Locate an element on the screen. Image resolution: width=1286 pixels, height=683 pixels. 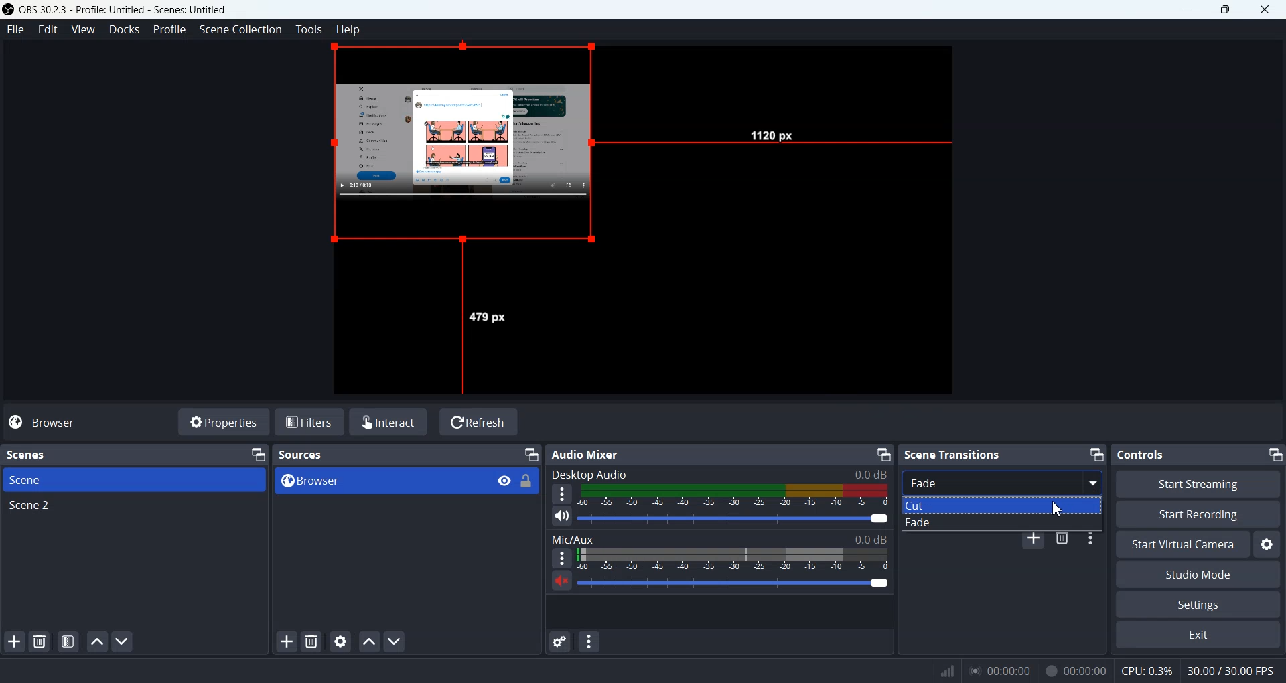
Delete selected sources is located at coordinates (311, 641).